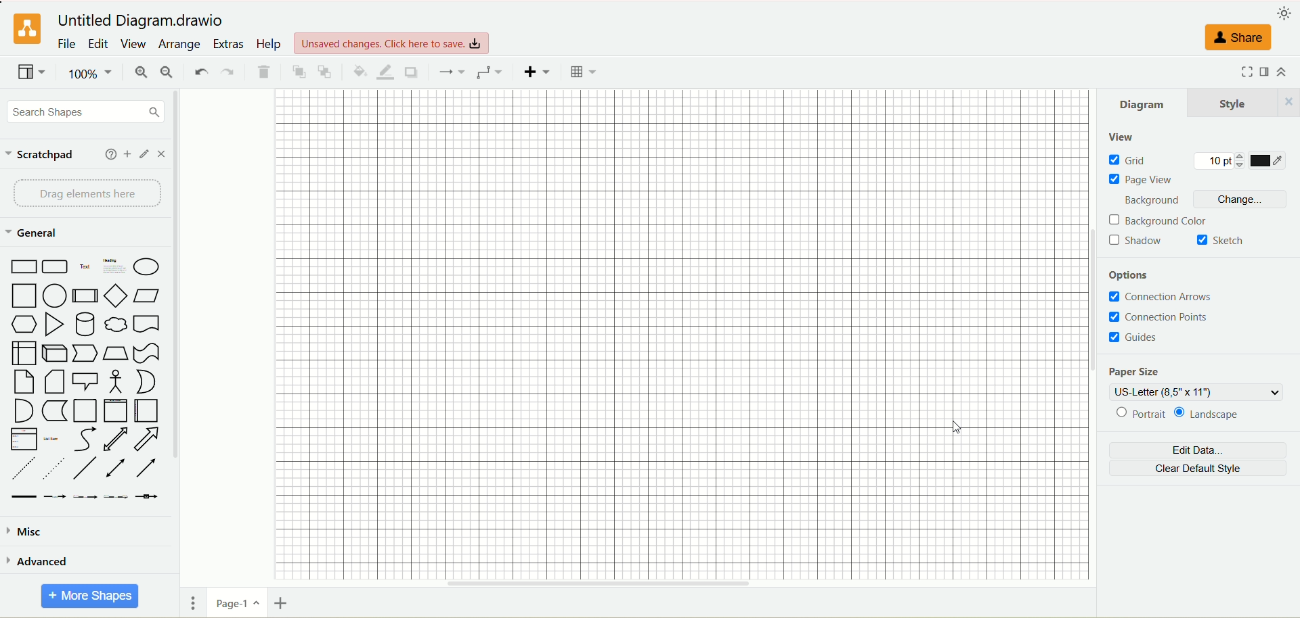  I want to click on horizontal scroll bar, so click(639, 581).